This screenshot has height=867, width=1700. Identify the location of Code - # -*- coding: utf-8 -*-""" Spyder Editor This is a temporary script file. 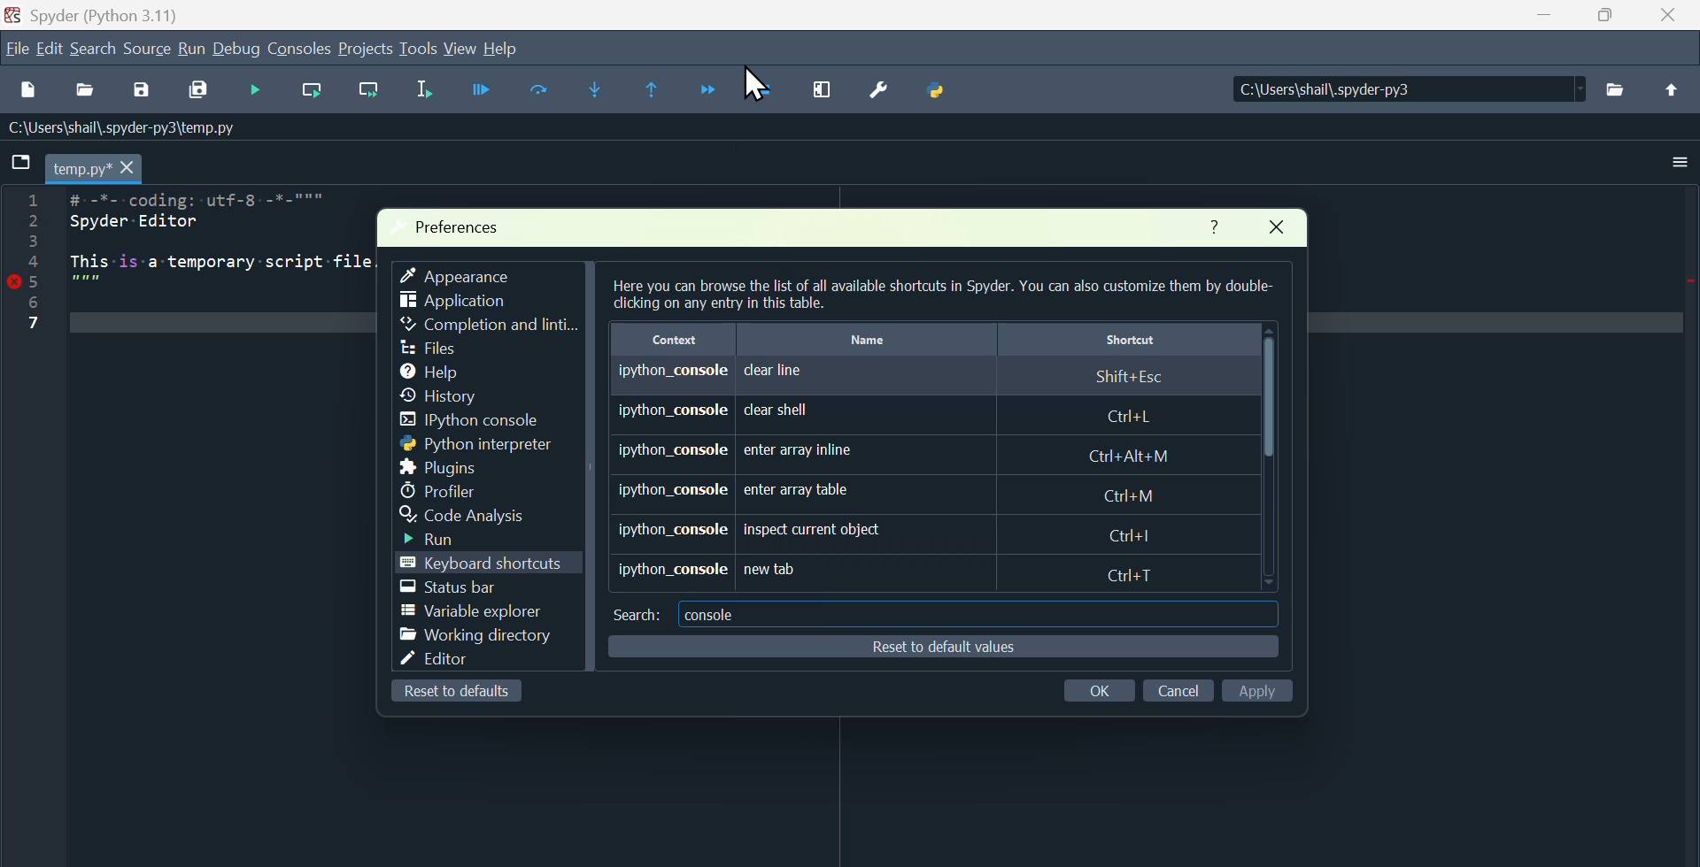
(185, 264).